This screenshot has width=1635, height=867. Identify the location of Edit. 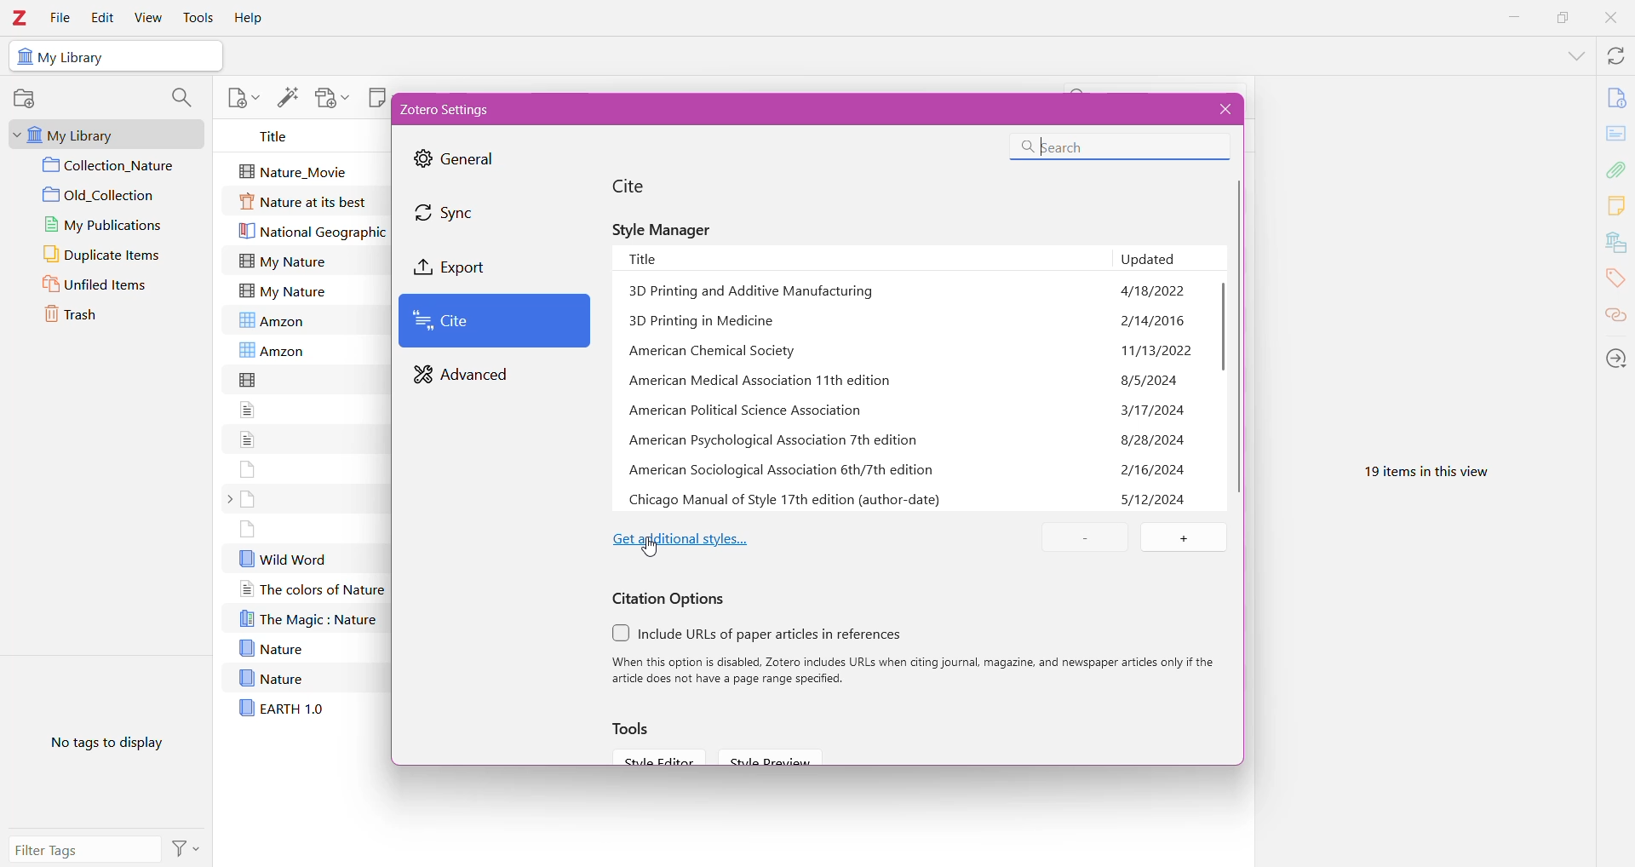
(101, 18).